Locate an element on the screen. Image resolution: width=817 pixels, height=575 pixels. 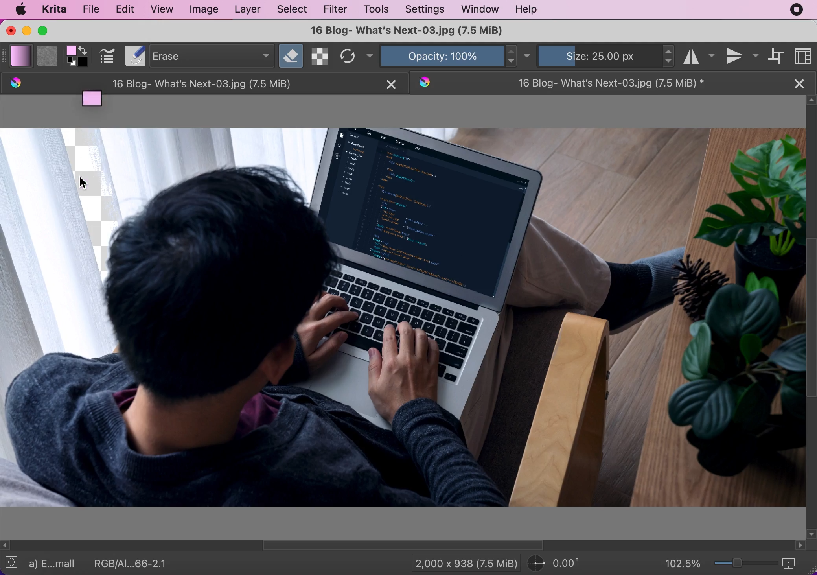
choose workspace is located at coordinates (804, 55).